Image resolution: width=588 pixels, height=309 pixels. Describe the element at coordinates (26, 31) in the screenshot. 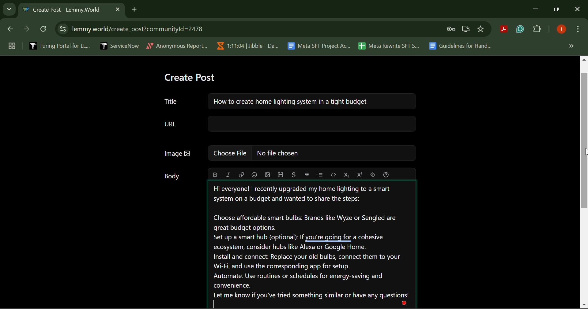

I see `Next Page ` at that location.